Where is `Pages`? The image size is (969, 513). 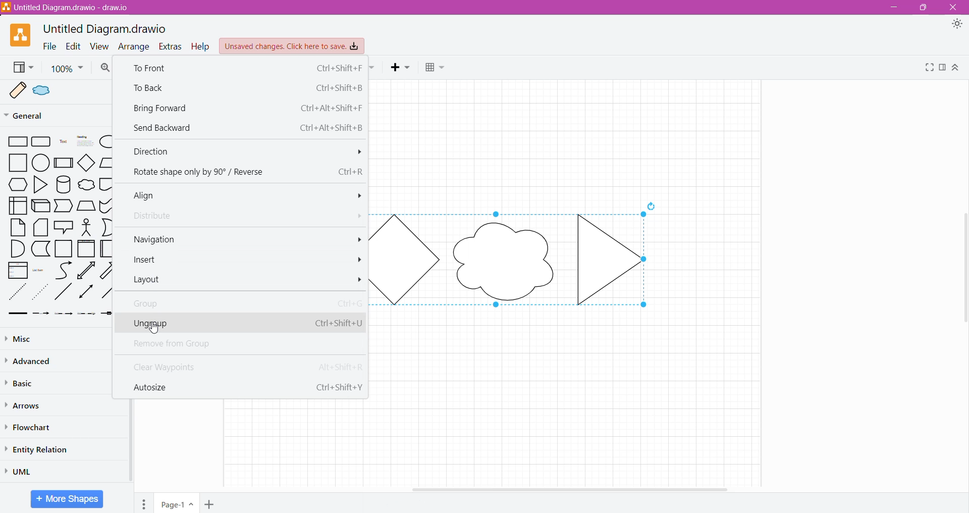 Pages is located at coordinates (141, 502).